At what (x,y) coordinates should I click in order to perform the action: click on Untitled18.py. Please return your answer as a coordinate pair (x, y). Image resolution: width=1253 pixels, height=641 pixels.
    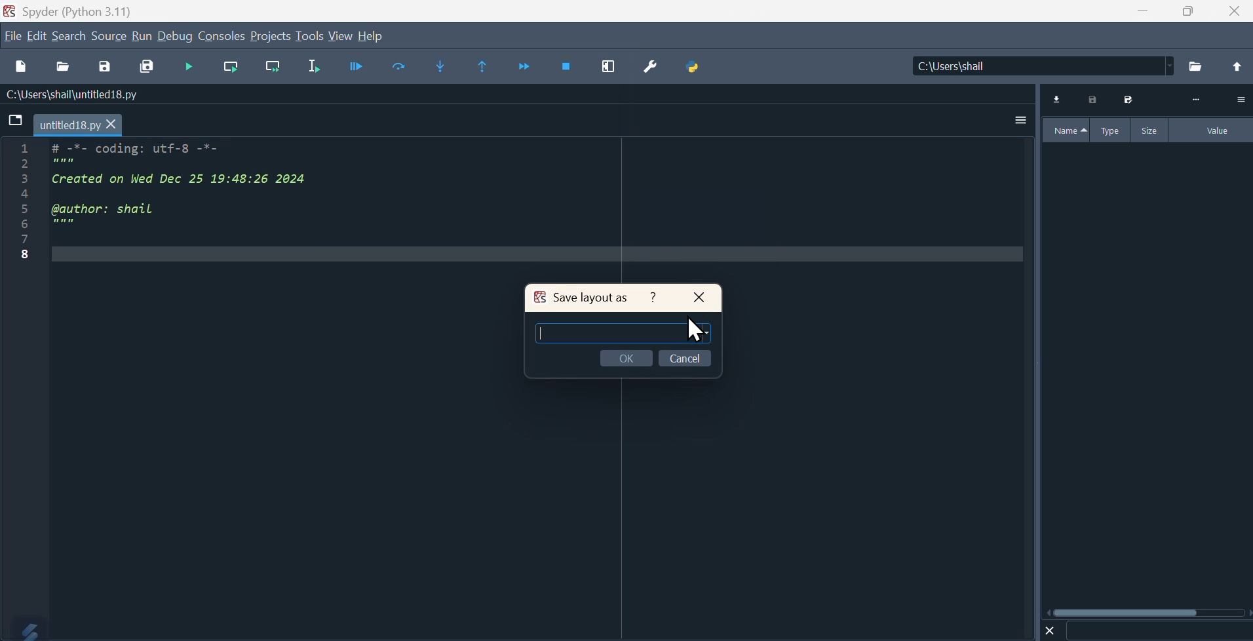
    Looking at the image, I should click on (79, 126).